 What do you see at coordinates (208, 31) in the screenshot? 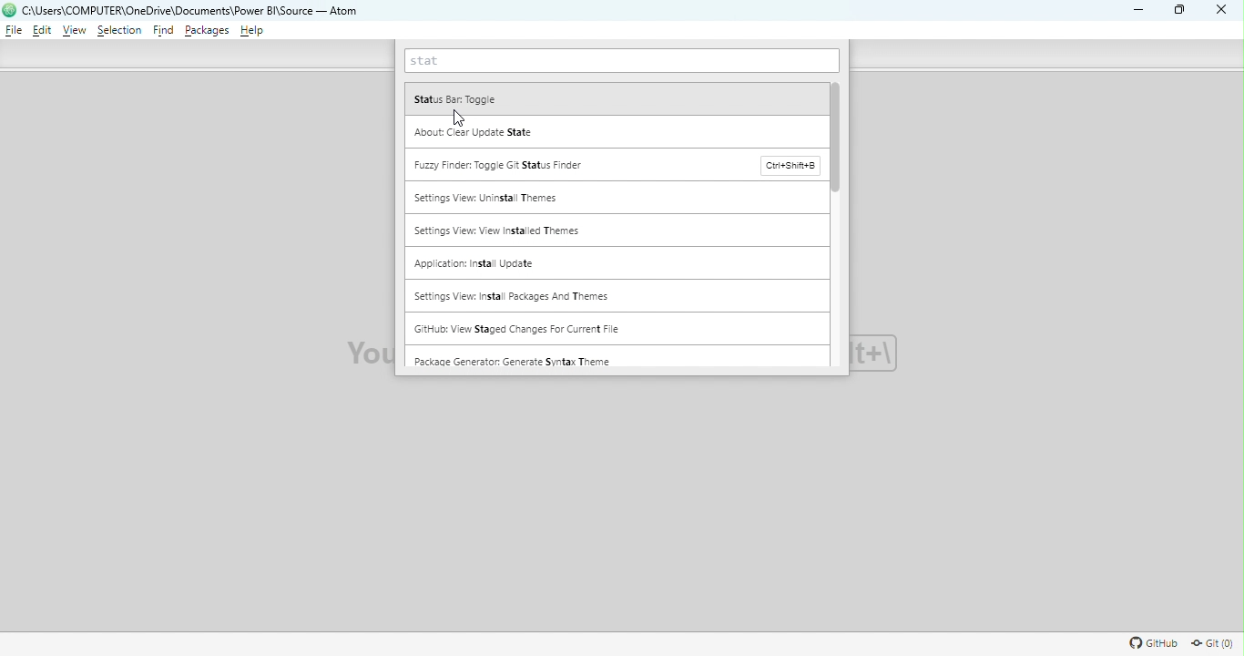
I see `Packages` at bounding box center [208, 31].